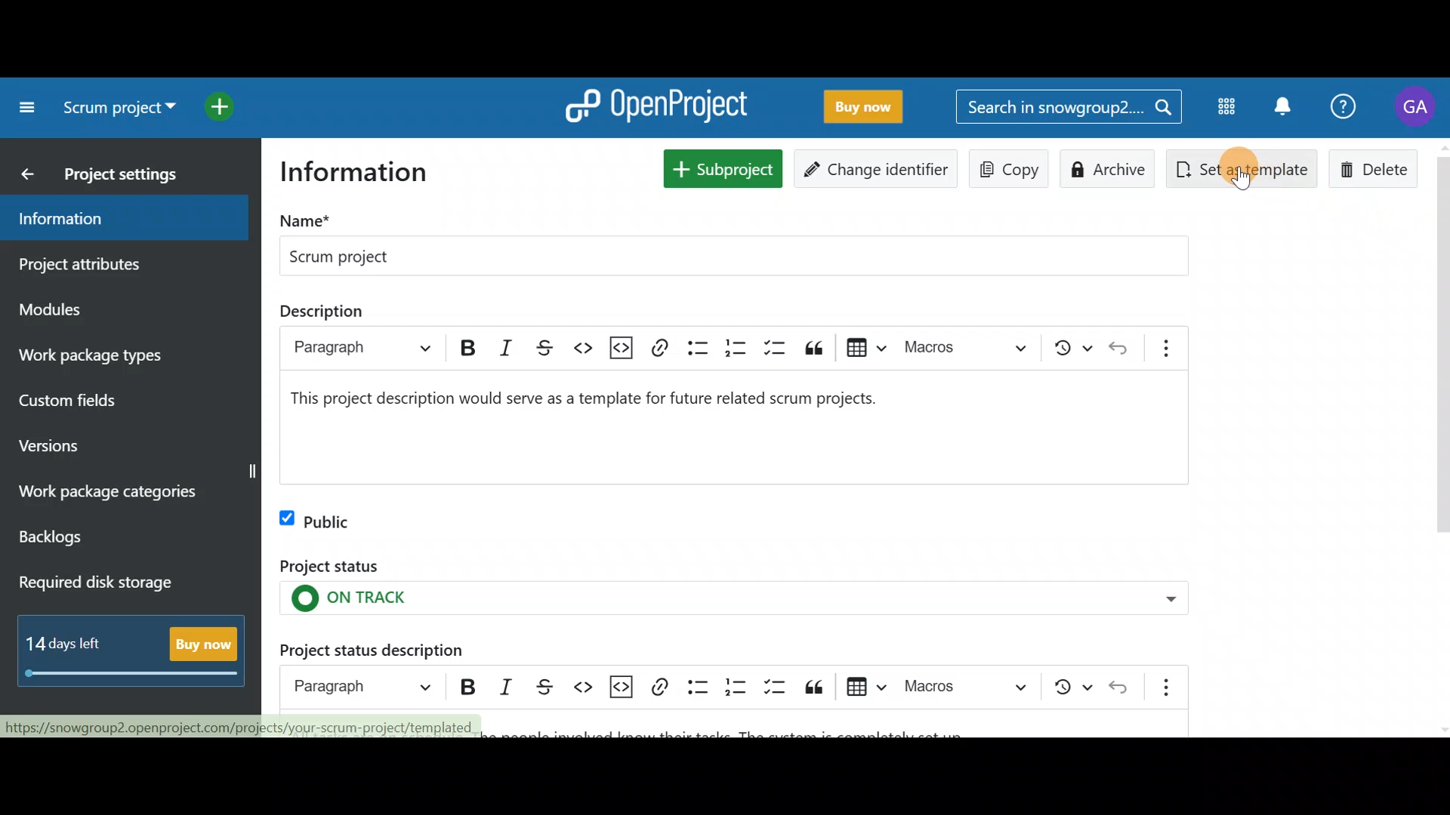  What do you see at coordinates (1384, 168) in the screenshot?
I see `Delete` at bounding box center [1384, 168].